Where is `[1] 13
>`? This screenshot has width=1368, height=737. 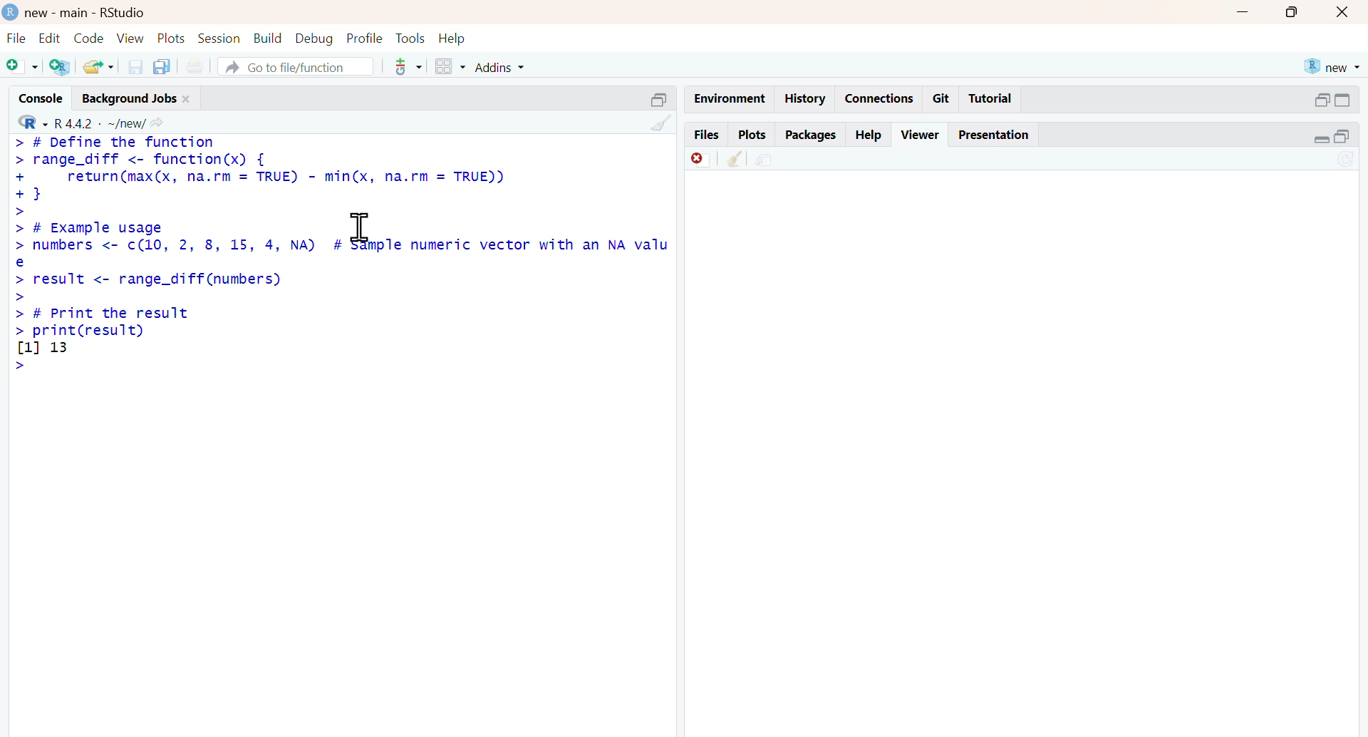
[1] 13
> is located at coordinates (45, 356).